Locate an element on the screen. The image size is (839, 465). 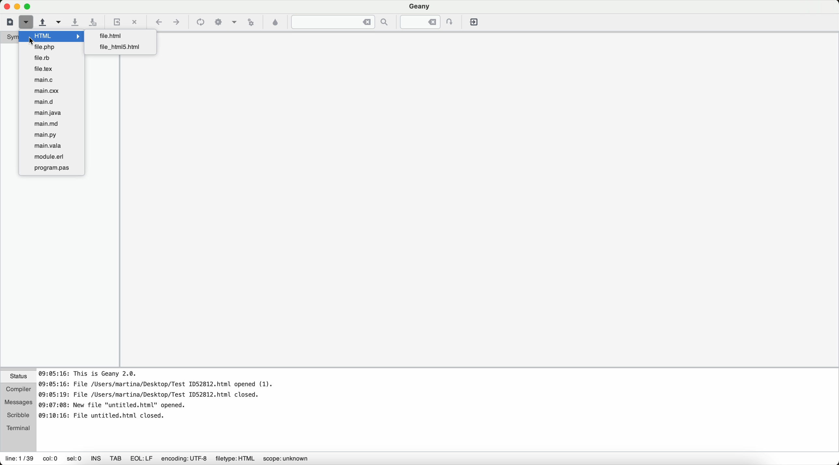
symbols is located at coordinates (9, 36).